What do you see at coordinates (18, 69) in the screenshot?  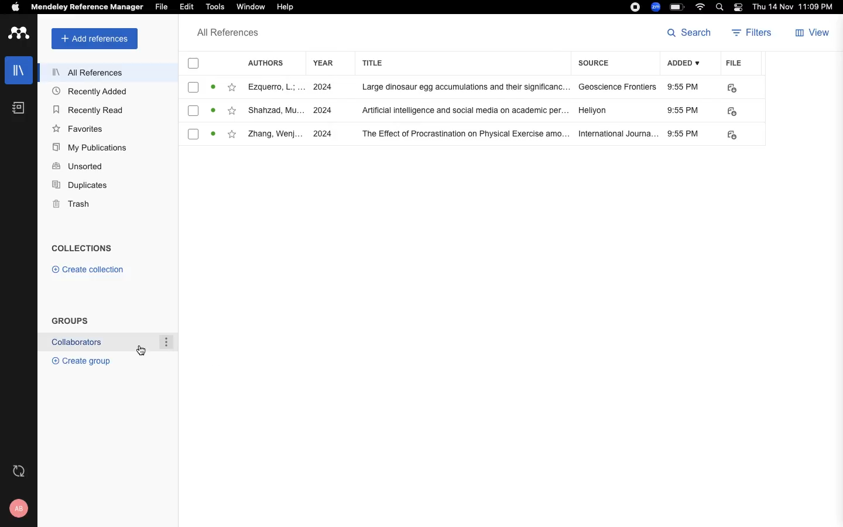 I see `libraries` at bounding box center [18, 69].